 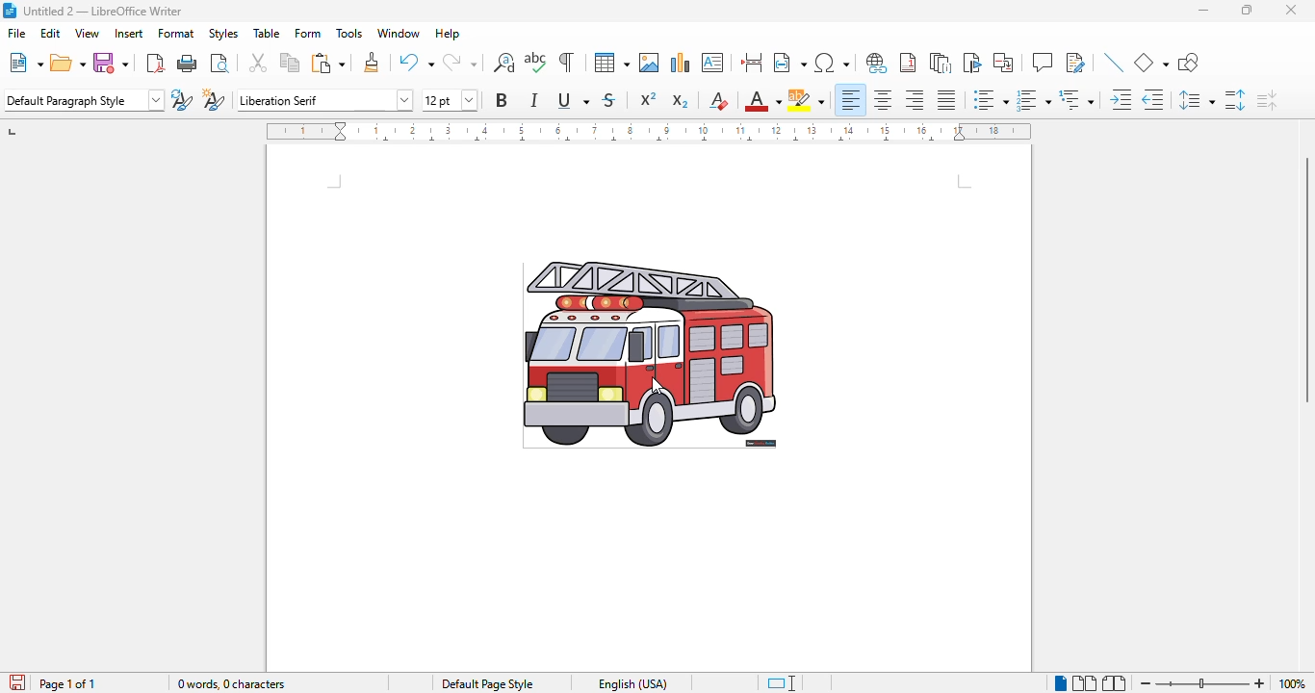 I want to click on find and replace, so click(x=504, y=63).